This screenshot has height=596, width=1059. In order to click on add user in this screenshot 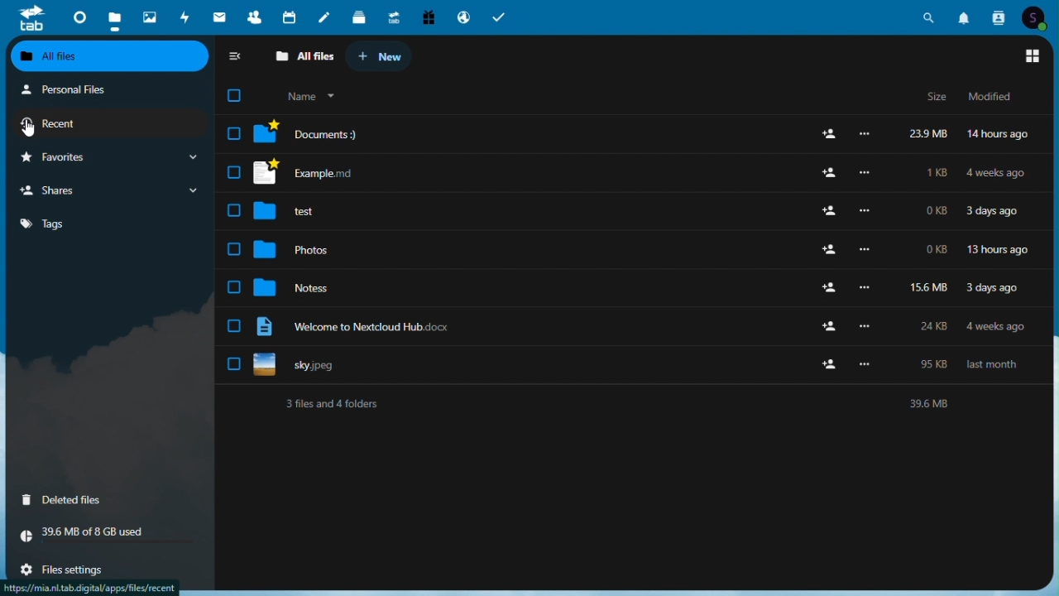, I will do `click(832, 328)`.